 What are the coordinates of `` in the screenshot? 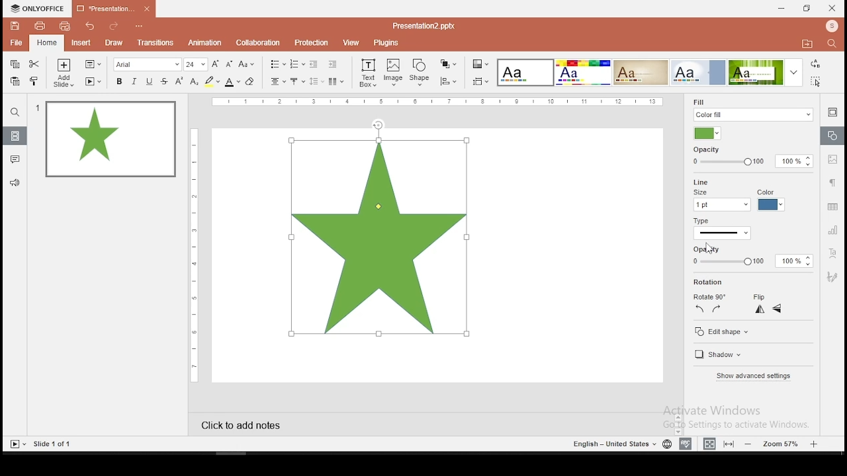 It's located at (831, 277).